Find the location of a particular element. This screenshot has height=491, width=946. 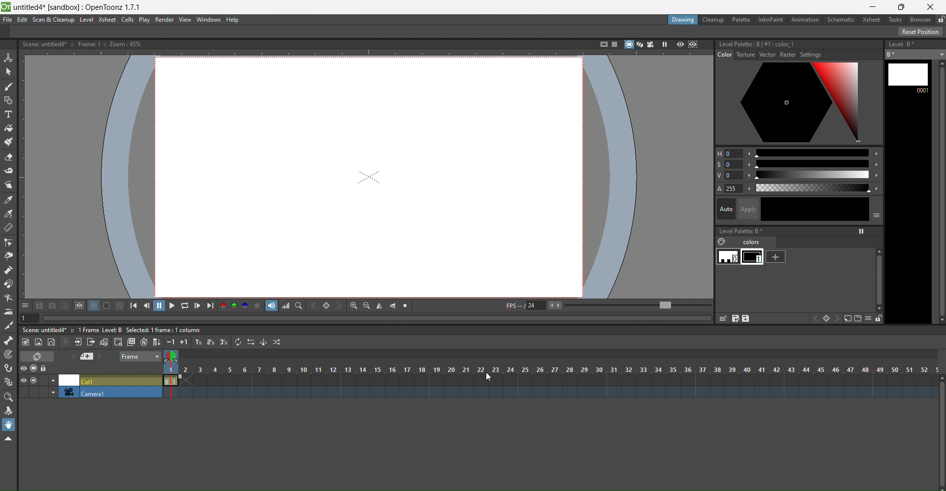

Scroll bar is located at coordinates (940, 192).